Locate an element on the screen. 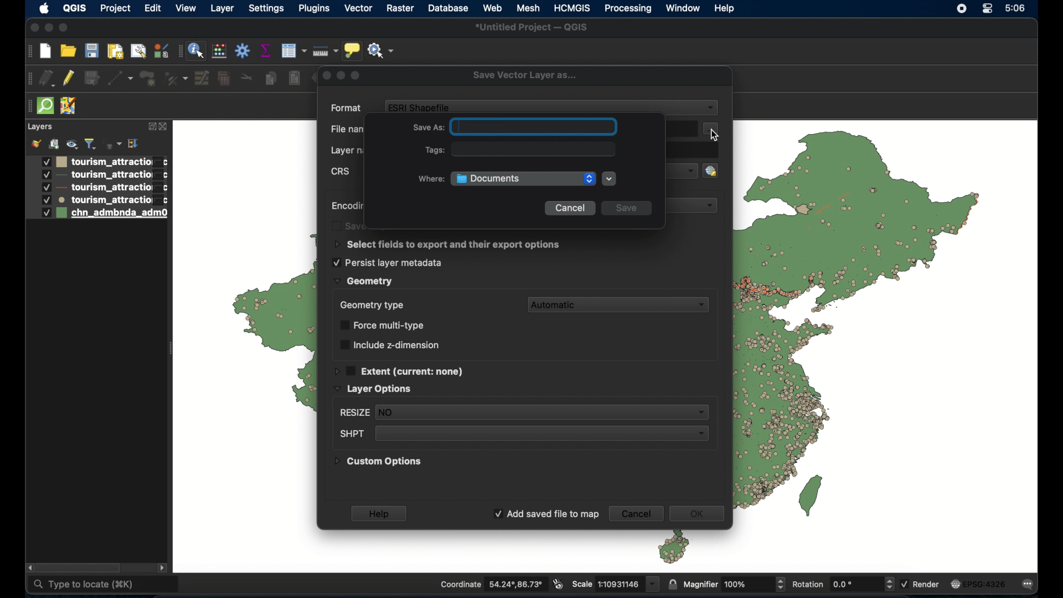 This screenshot has height=598, width=1063. layer 5 is located at coordinates (96, 214).